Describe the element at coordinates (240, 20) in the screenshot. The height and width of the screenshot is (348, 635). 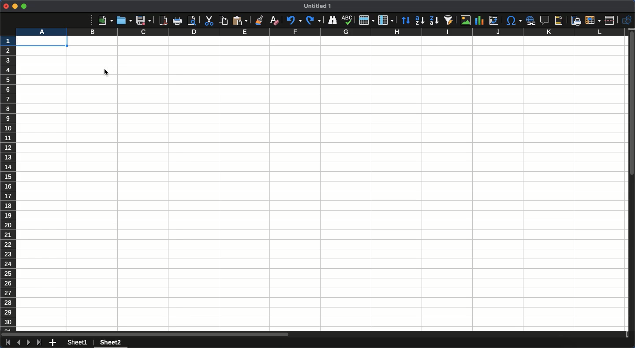
I see `Paste` at that location.